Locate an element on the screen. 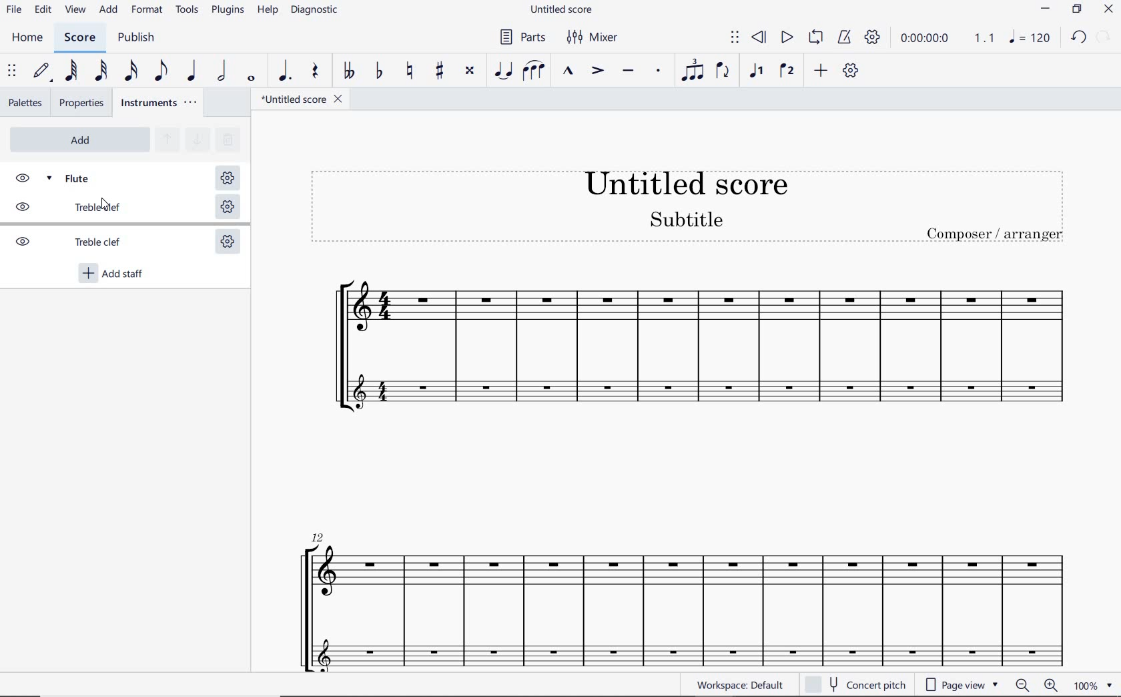 This screenshot has height=697, width=1121. SELECT TO MOVE is located at coordinates (12, 73).